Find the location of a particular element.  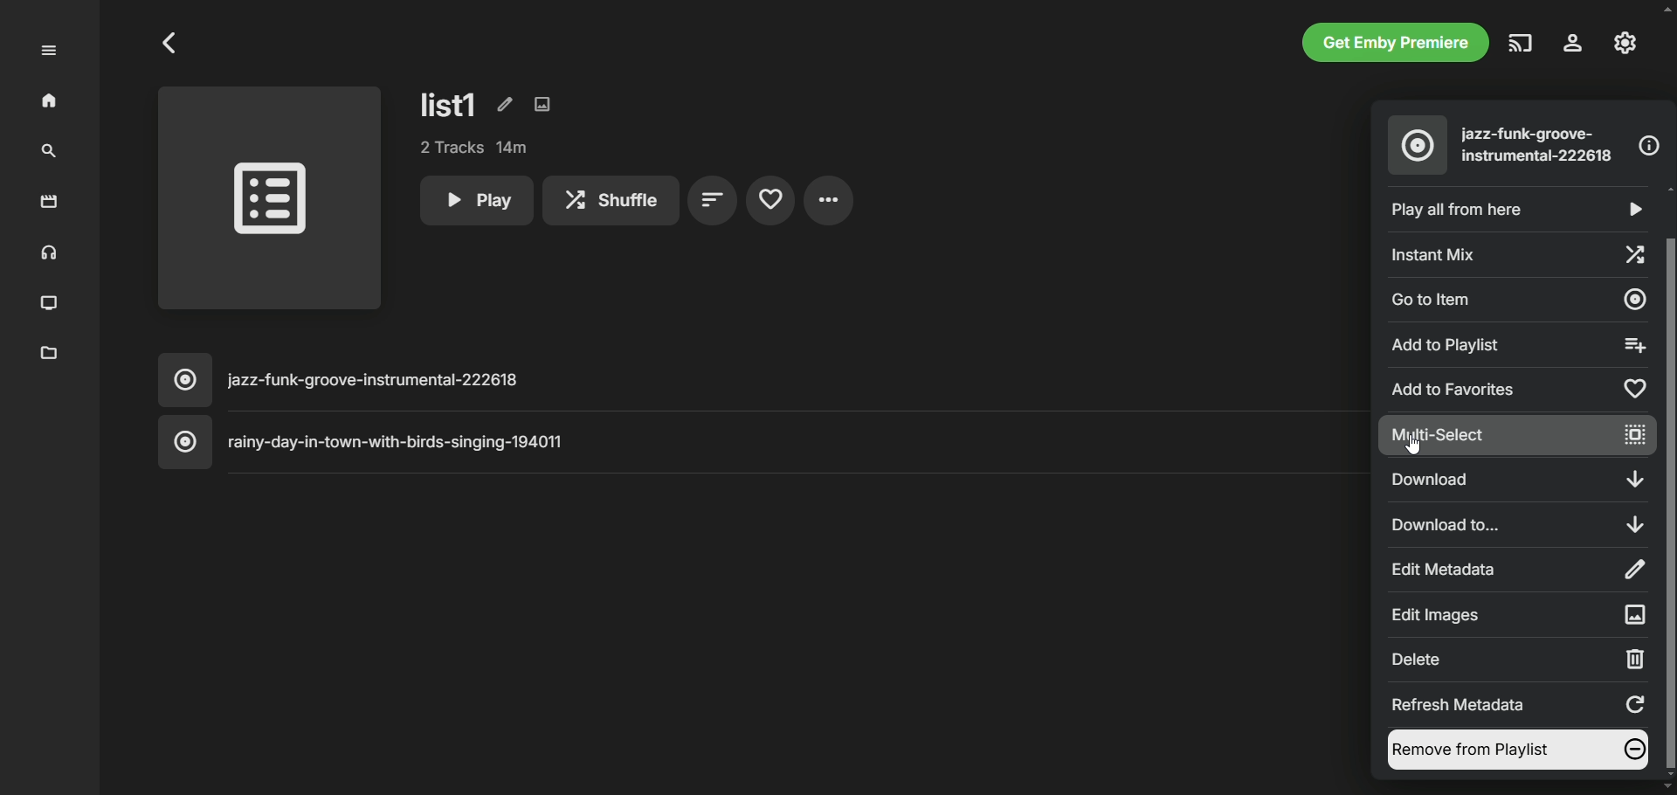

edit metadata is located at coordinates (1515, 569).